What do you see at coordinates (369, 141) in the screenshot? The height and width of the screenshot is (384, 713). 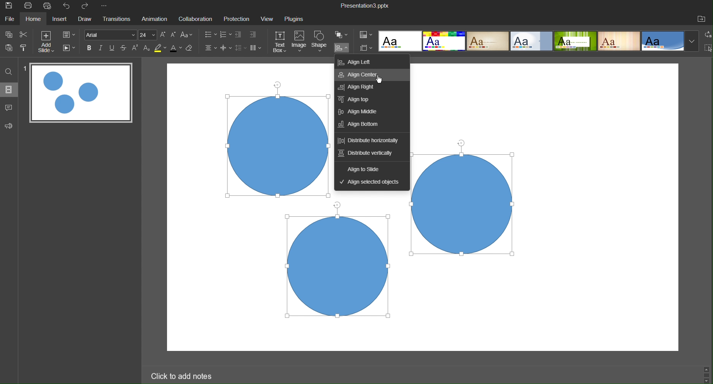 I see `Distribute Horizontally` at bounding box center [369, 141].